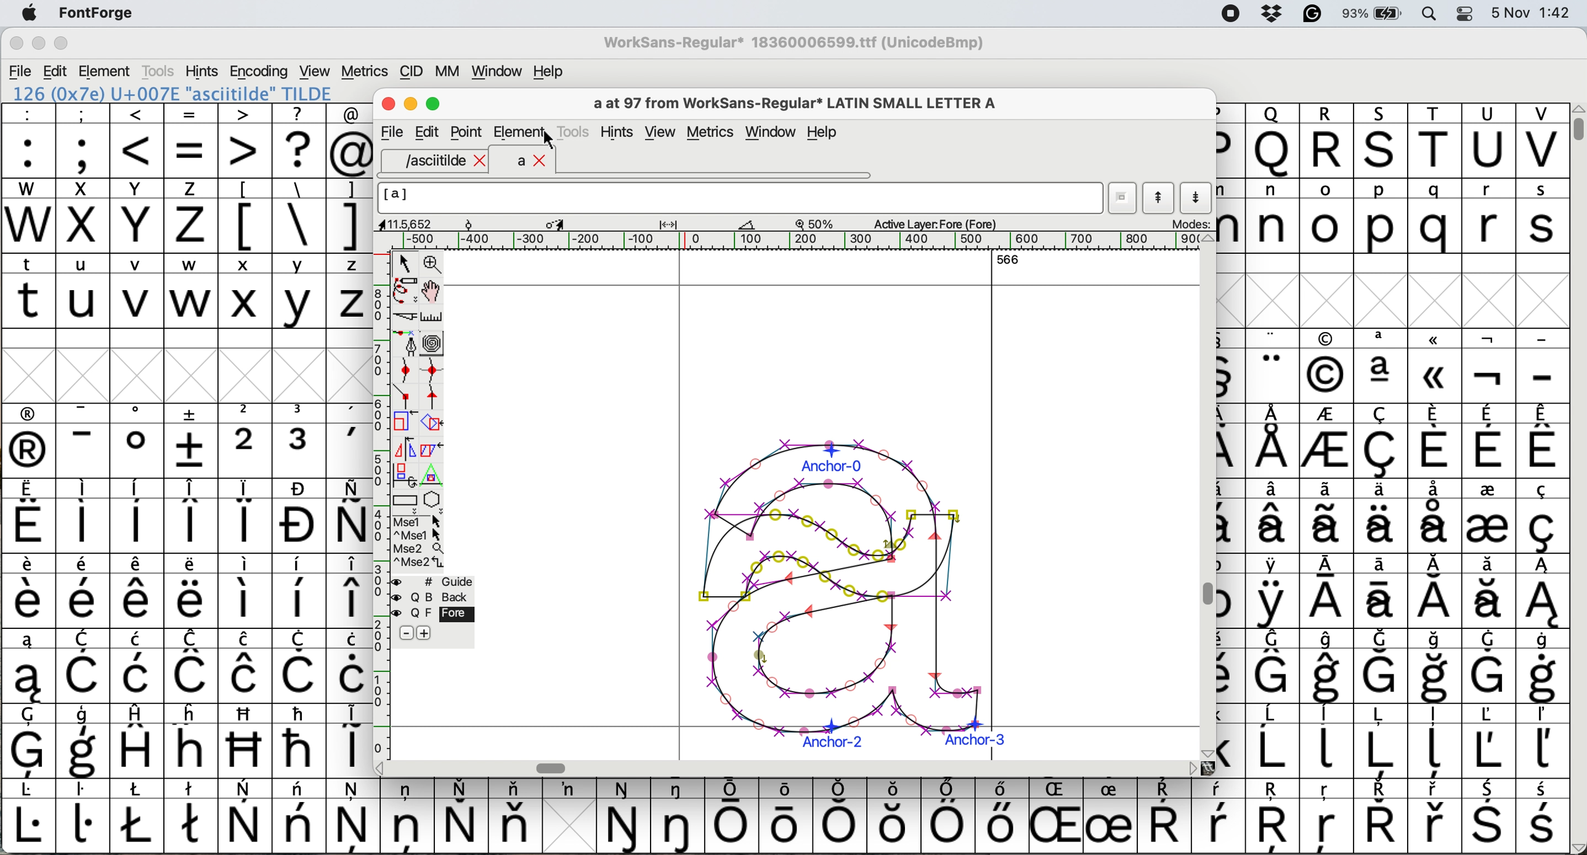  I want to click on more options, so click(419, 541).